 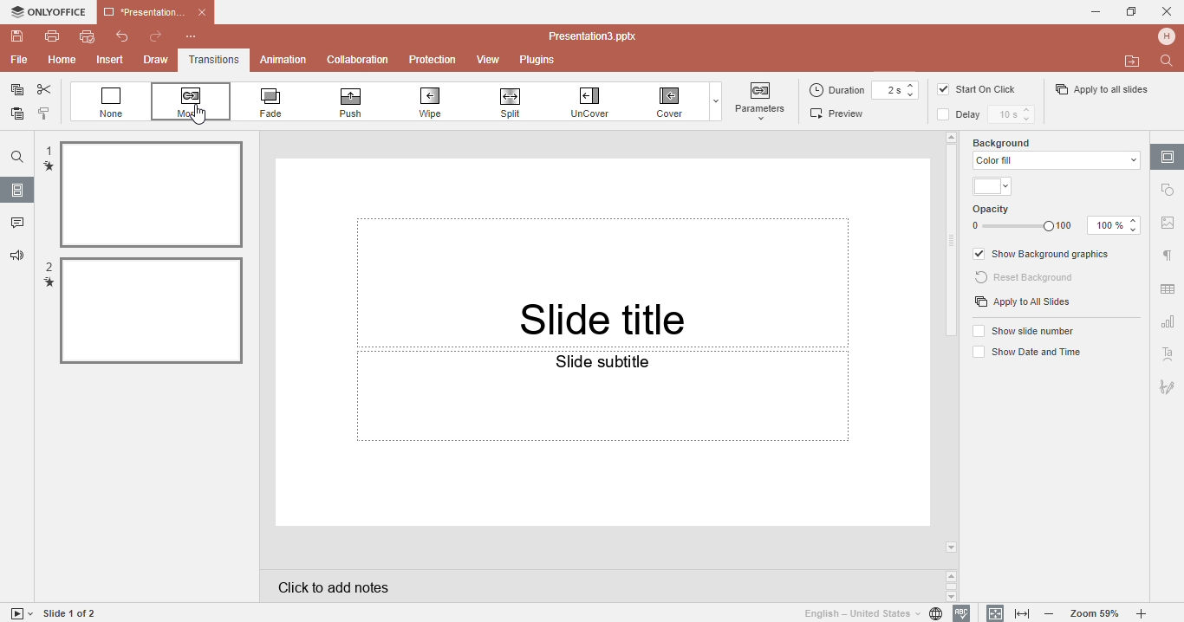 I want to click on Zoom in, so click(x=1145, y=614).